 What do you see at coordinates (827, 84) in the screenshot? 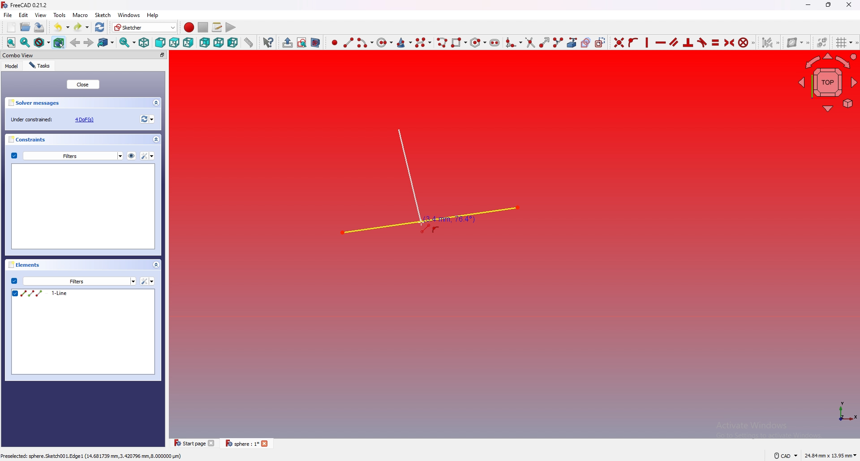
I see `View` at bounding box center [827, 84].